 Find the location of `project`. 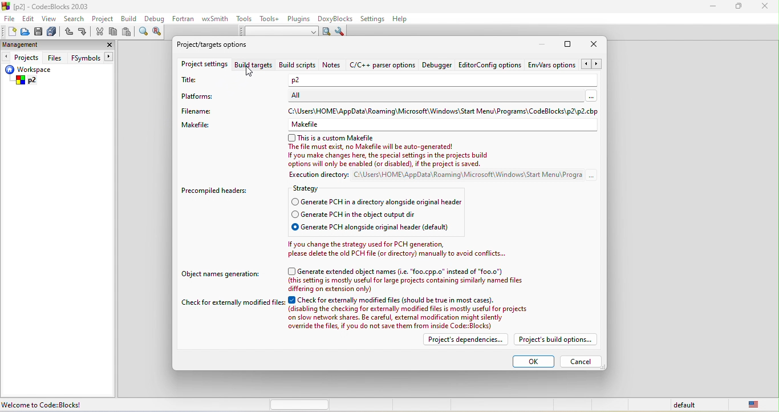

project is located at coordinates (105, 19).